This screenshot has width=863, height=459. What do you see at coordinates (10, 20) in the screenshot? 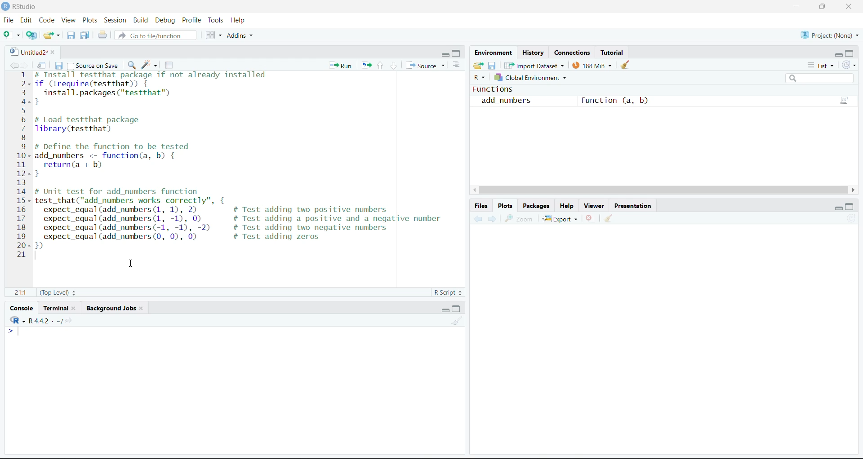
I see `File` at bounding box center [10, 20].